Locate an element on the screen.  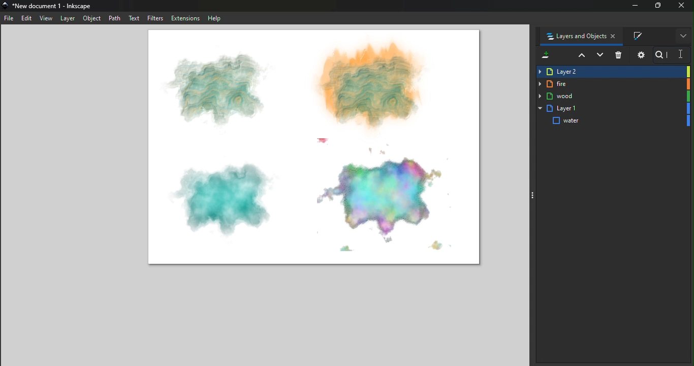
Raise selection on step is located at coordinates (580, 55).